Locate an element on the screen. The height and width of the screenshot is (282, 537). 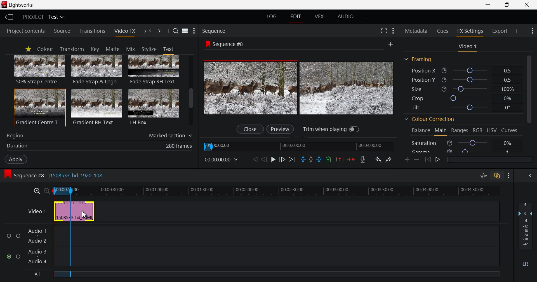
All field is located at coordinates (281, 274).